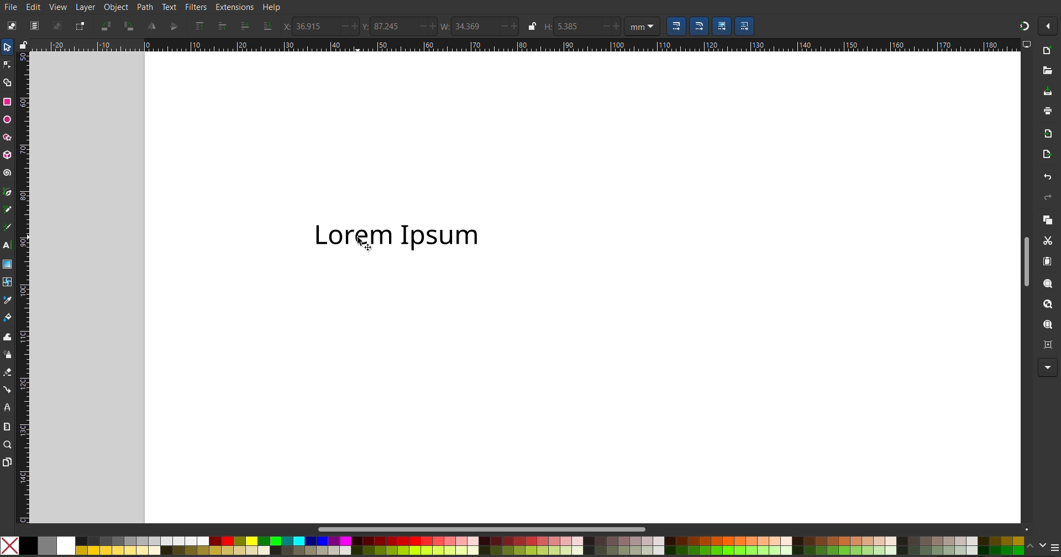 This screenshot has height=557, width=1061. What do you see at coordinates (268, 27) in the screenshot?
I see `Send to bottom` at bounding box center [268, 27].